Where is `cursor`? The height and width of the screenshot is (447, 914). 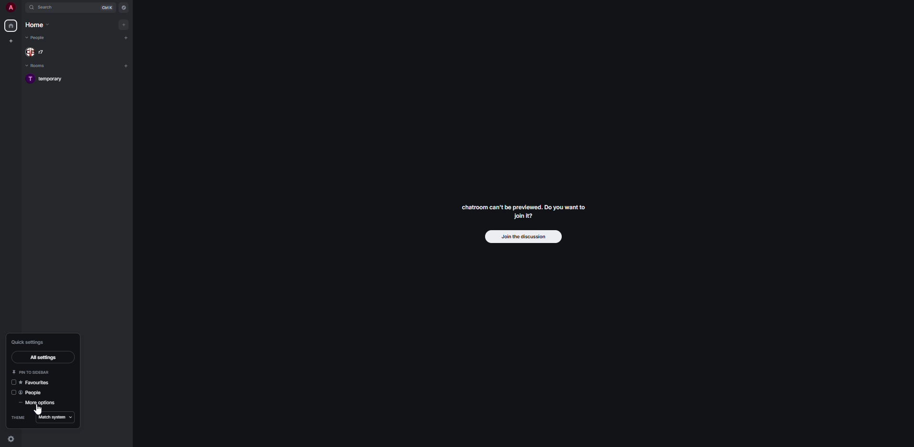 cursor is located at coordinates (39, 409).